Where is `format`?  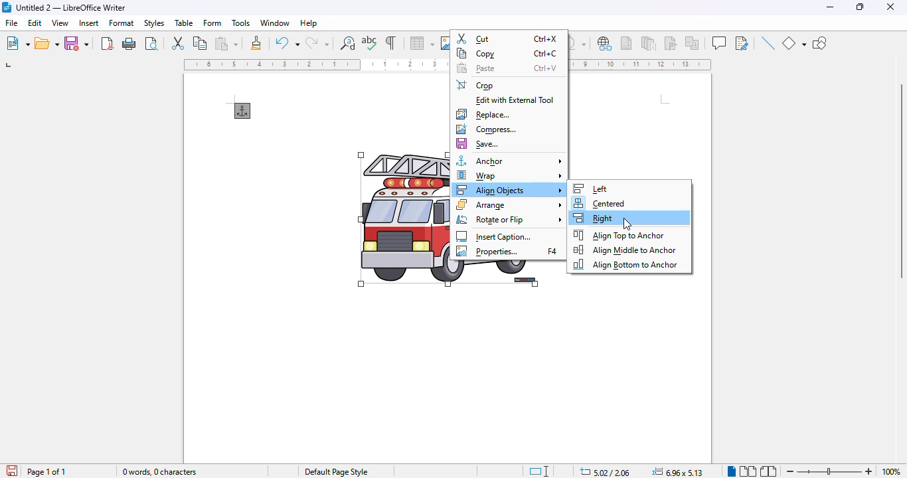 format is located at coordinates (122, 23).